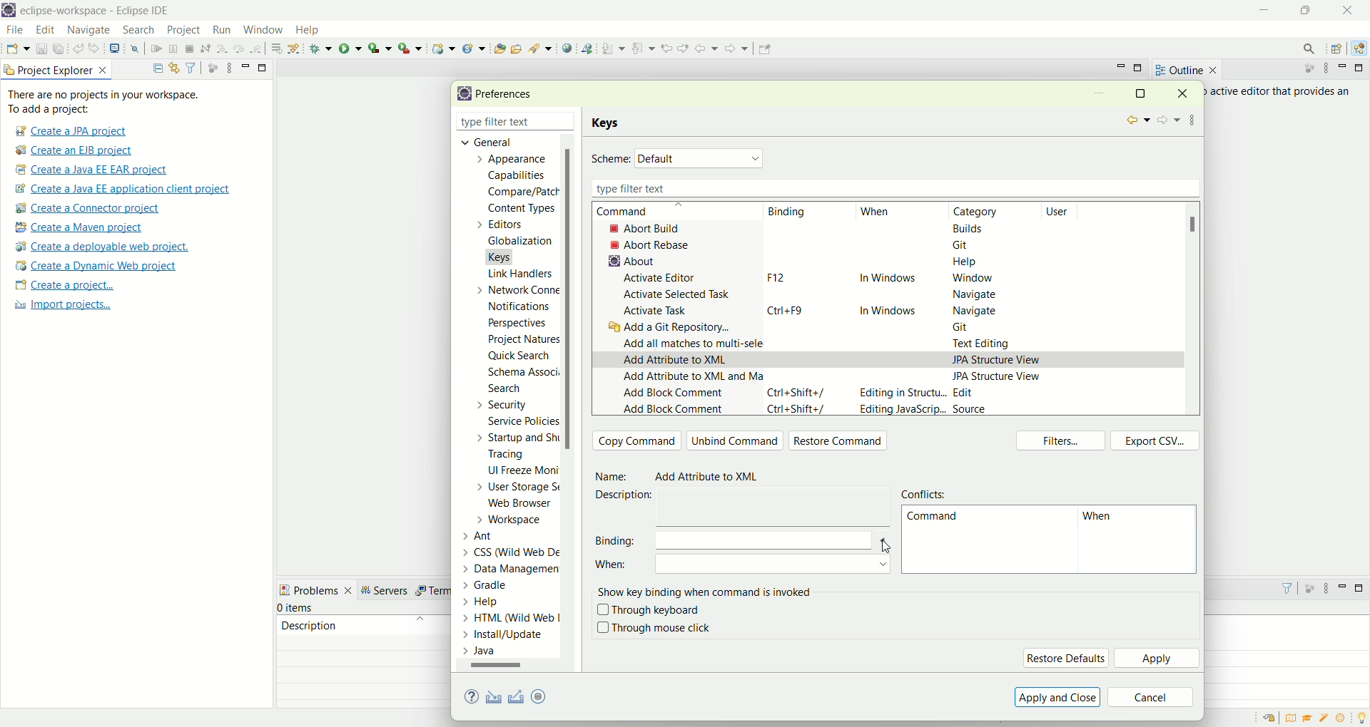 This screenshot has height=727, width=1370. Describe the element at coordinates (512, 619) in the screenshot. I see `> HTML (Wild Web |` at that location.